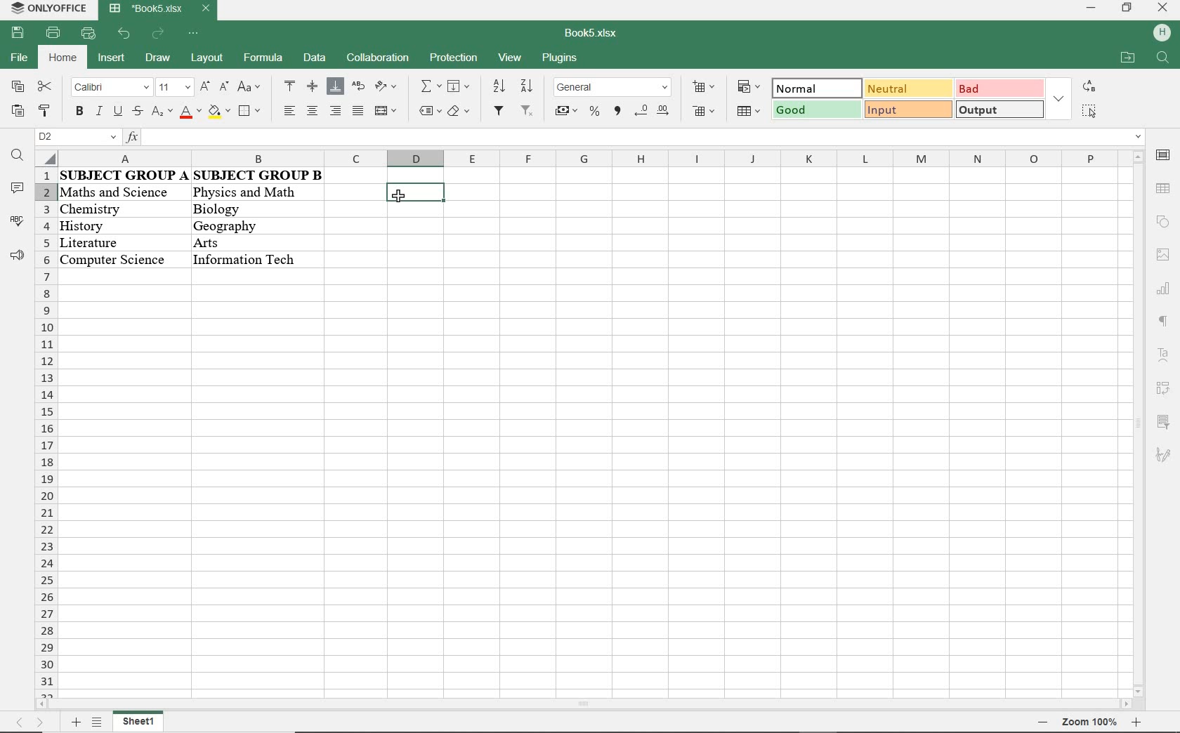 This screenshot has width=1180, height=733. What do you see at coordinates (162, 112) in the screenshot?
I see `subscript/superscript` at bounding box center [162, 112].